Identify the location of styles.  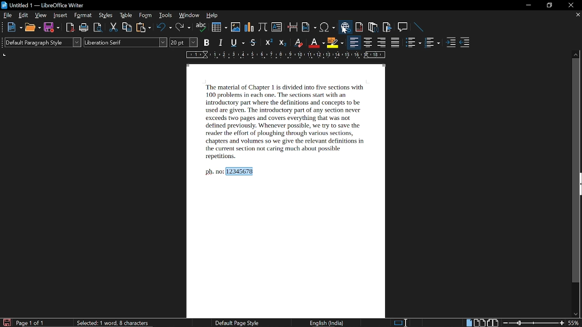
(106, 15).